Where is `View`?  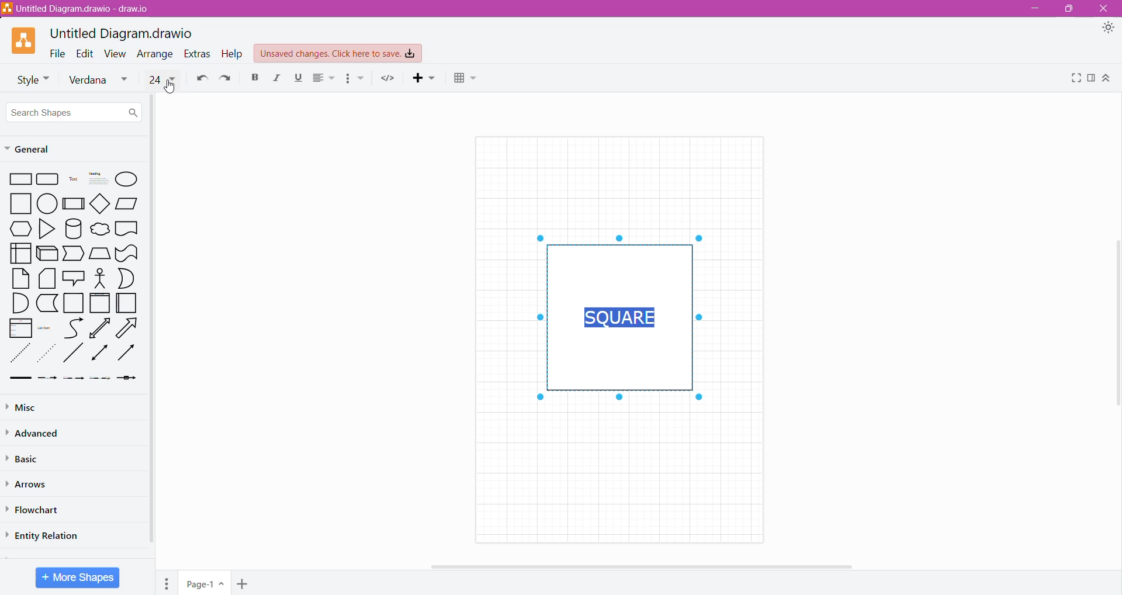
View is located at coordinates (117, 54).